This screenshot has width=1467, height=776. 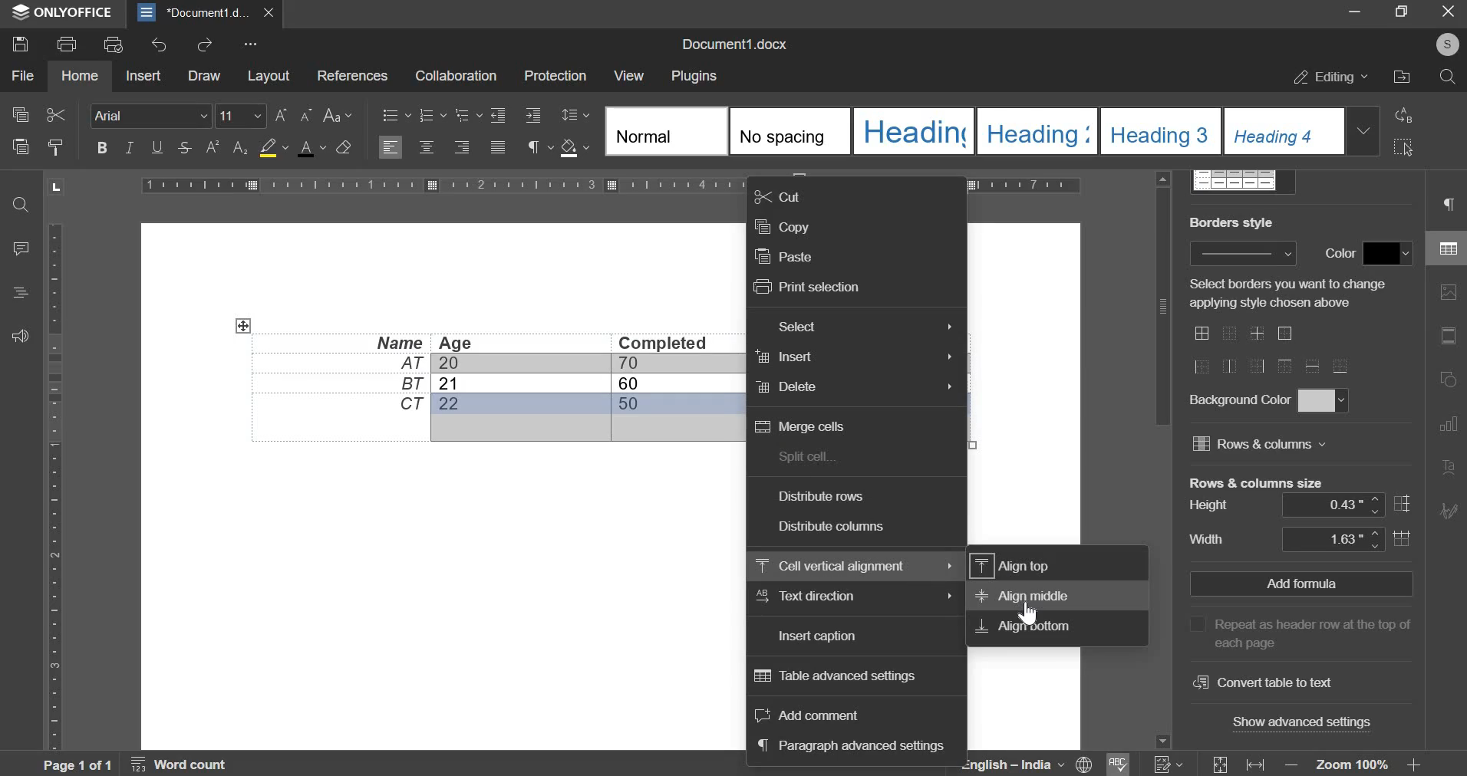 I want to click on search, so click(x=21, y=202).